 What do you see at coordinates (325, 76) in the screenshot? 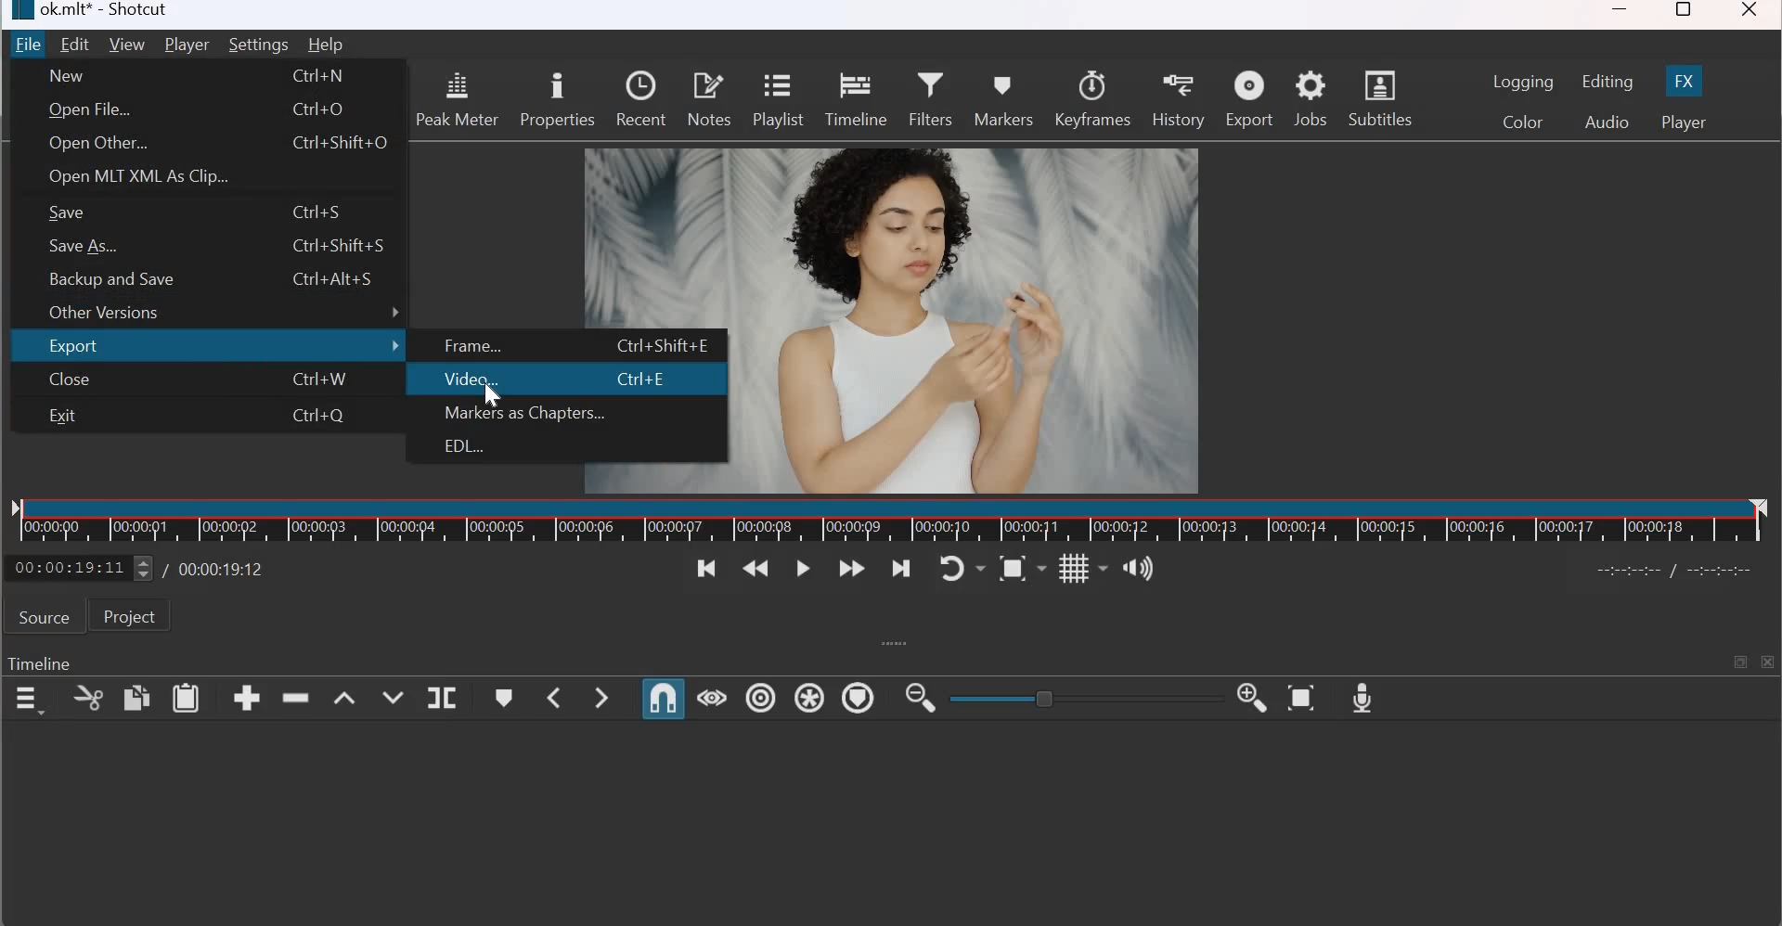
I see `Ctrl+N` at bounding box center [325, 76].